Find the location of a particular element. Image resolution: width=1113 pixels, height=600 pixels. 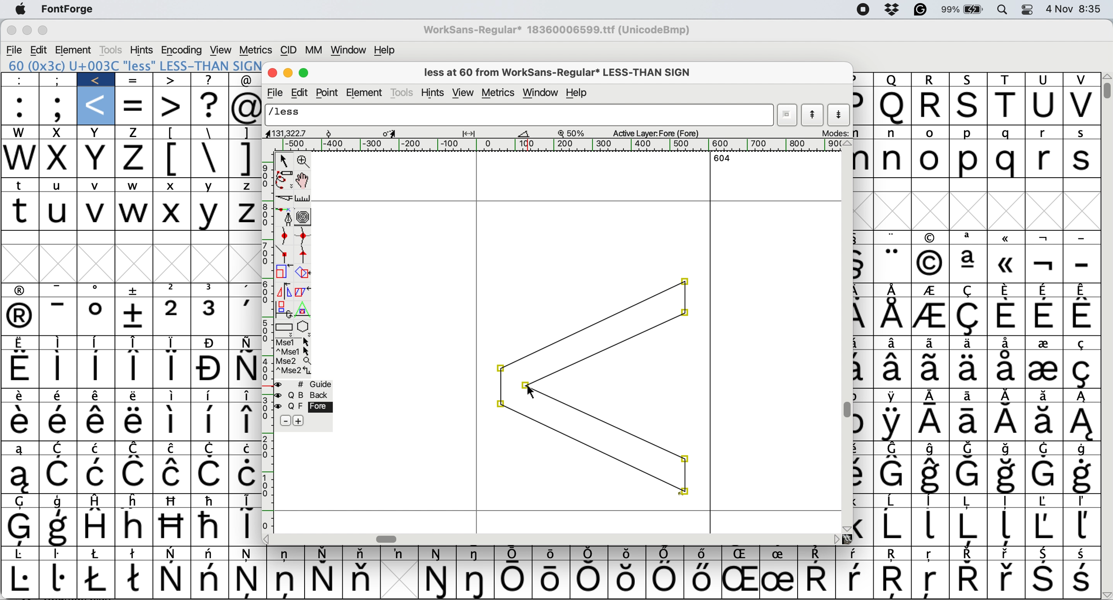

3 is located at coordinates (210, 288).